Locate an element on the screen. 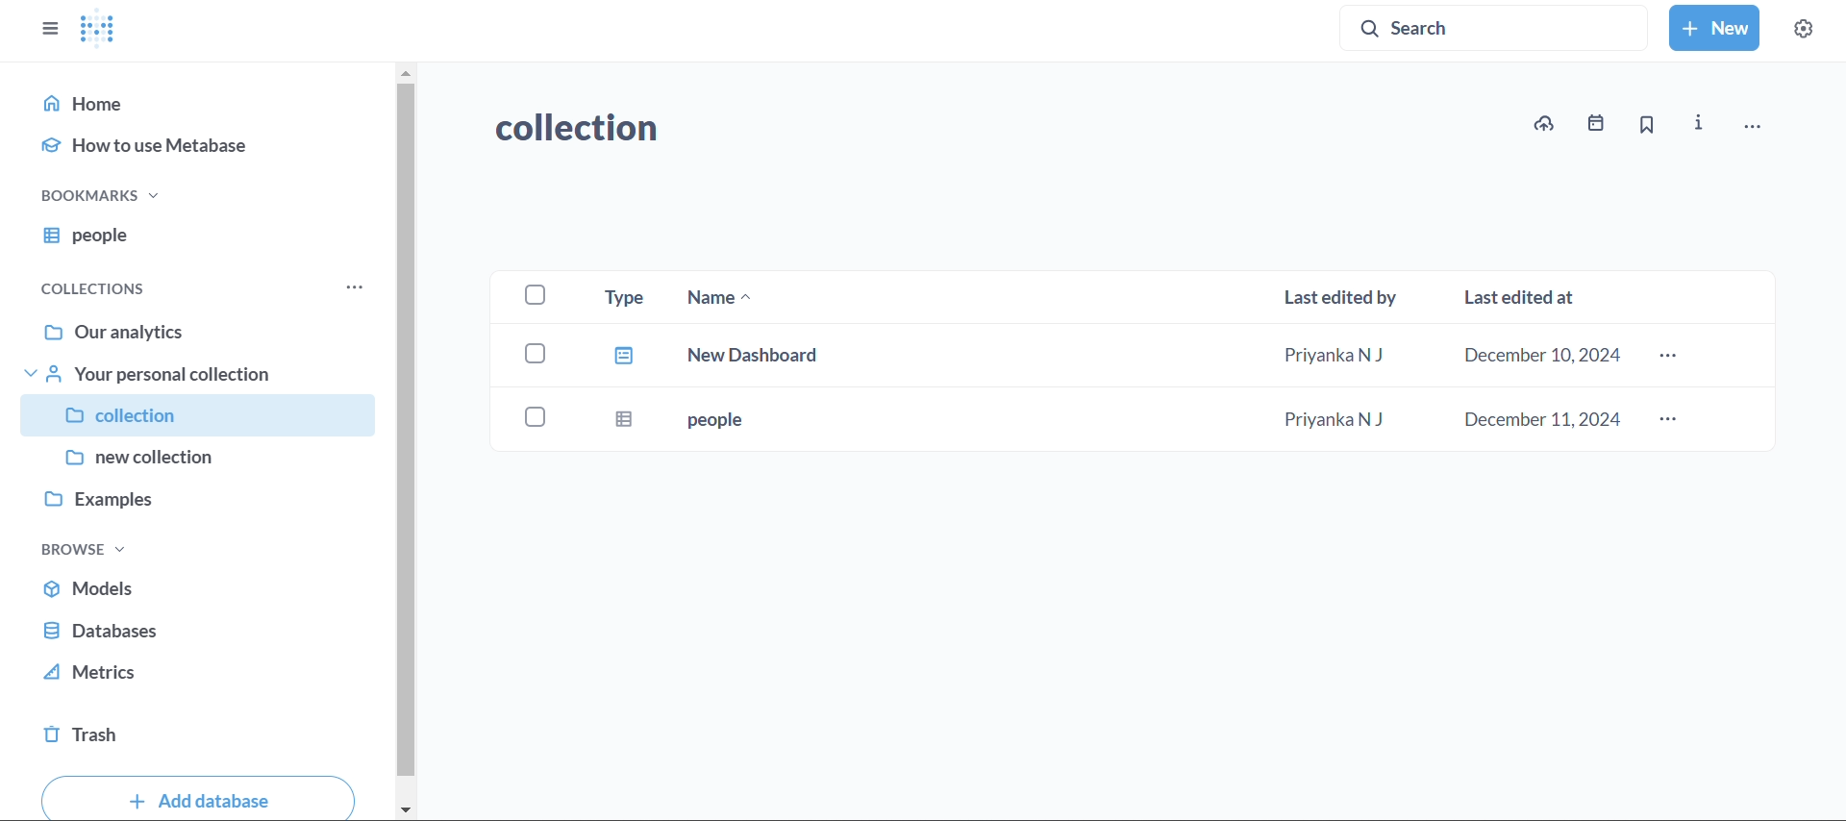 This screenshot has width=1846, height=821. bookmark is located at coordinates (1644, 126).